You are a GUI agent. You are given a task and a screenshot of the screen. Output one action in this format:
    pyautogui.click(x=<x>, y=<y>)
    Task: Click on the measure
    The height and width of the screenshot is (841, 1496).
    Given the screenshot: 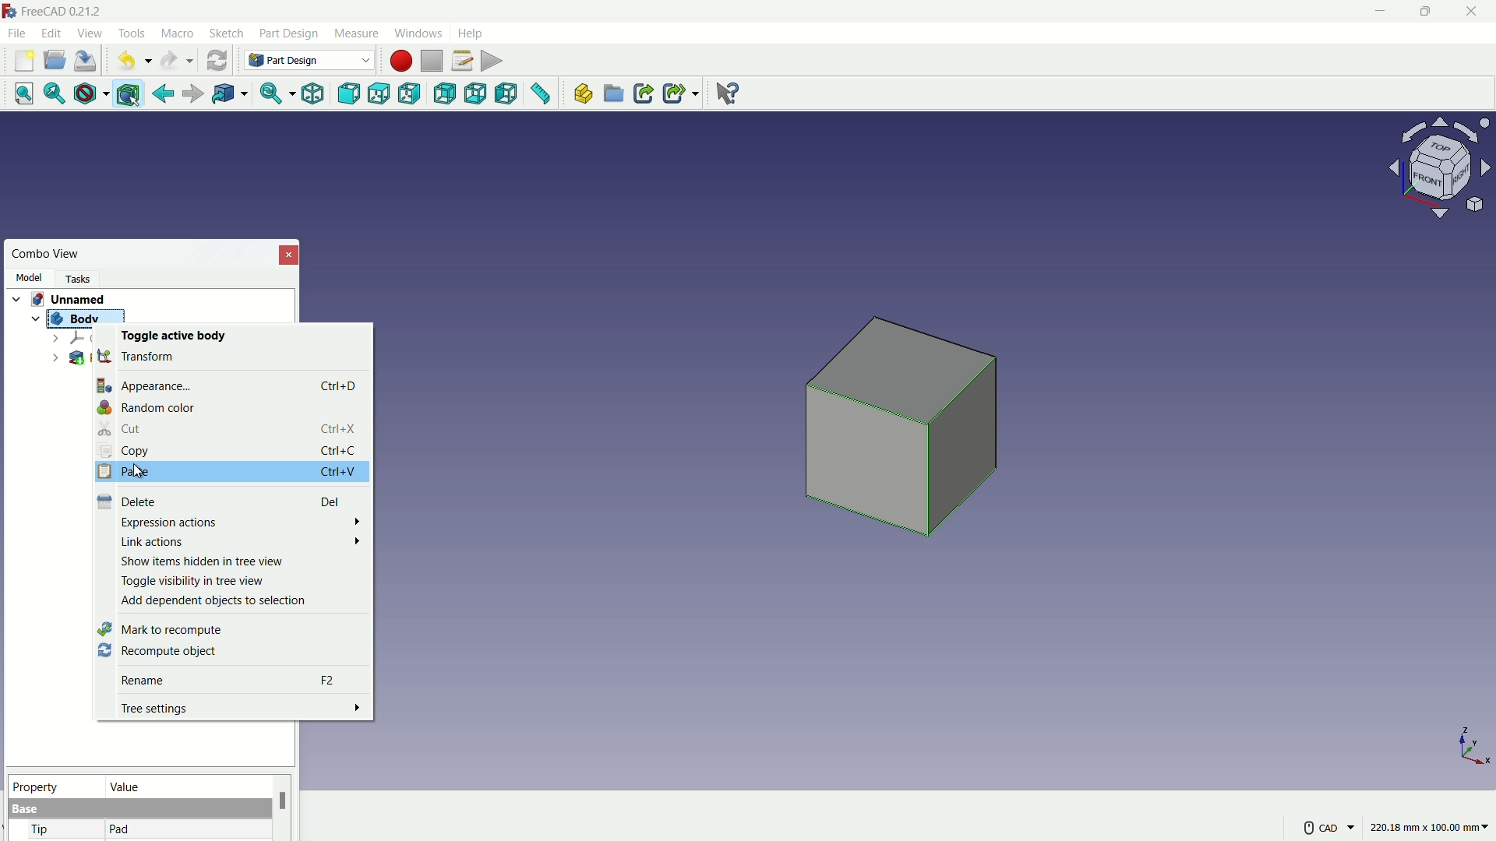 What is the action you would take?
    pyautogui.click(x=355, y=33)
    